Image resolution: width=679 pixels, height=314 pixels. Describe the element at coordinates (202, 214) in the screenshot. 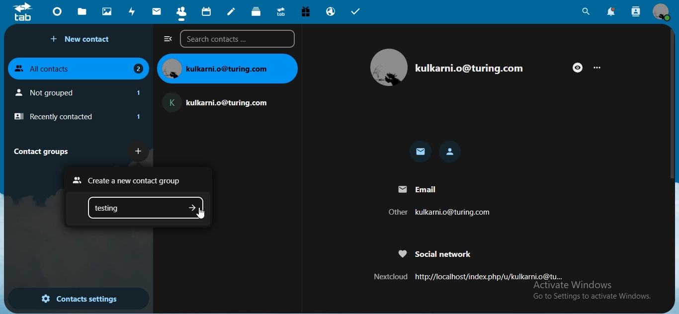

I see `cursor` at that location.